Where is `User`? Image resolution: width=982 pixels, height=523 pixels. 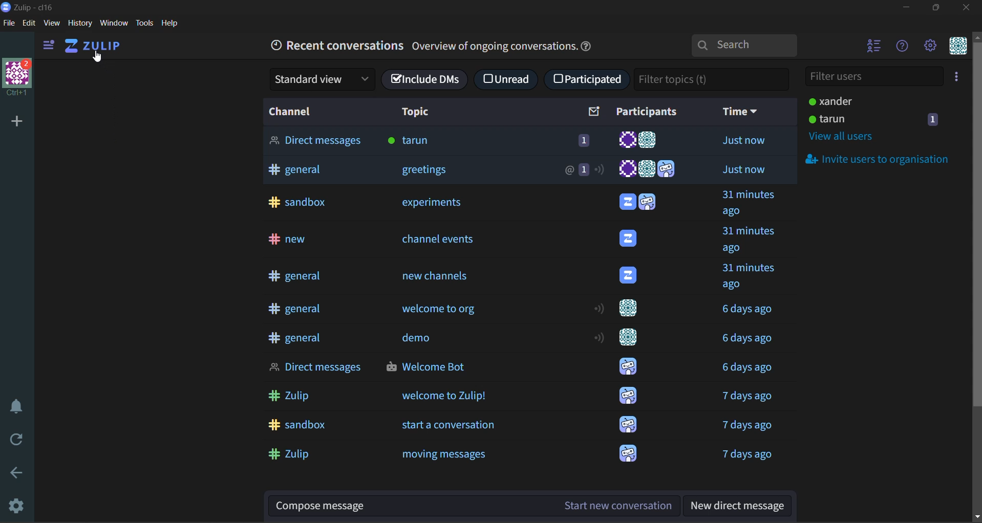 User is located at coordinates (625, 338).